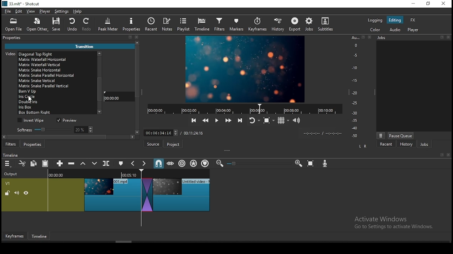  I want to click on transition option, so click(56, 108).